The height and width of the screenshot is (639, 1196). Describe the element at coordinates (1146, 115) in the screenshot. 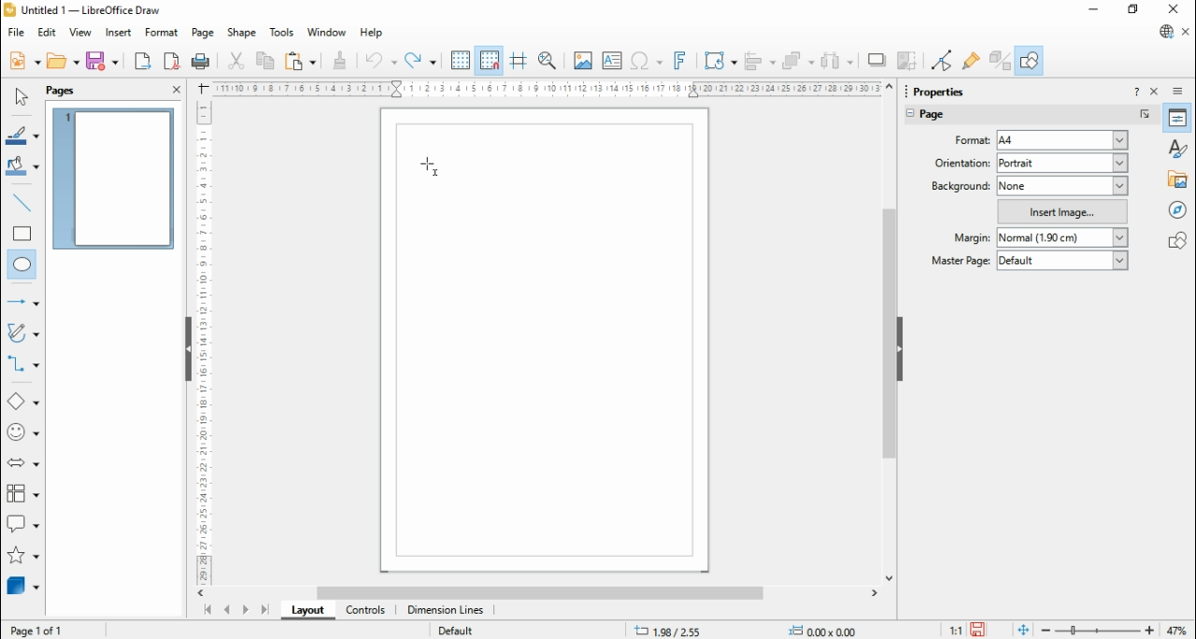

I see `more options` at that location.